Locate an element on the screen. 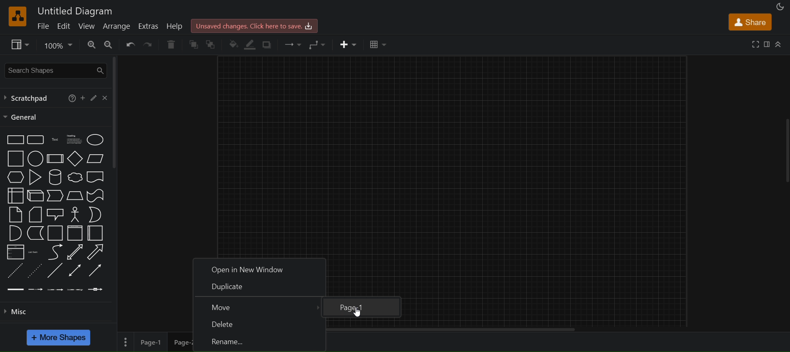  fill color is located at coordinates (233, 43).